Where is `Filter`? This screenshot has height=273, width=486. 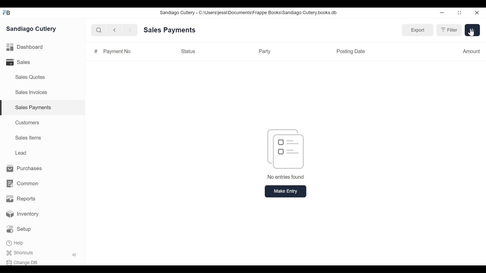 Filter is located at coordinates (449, 30).